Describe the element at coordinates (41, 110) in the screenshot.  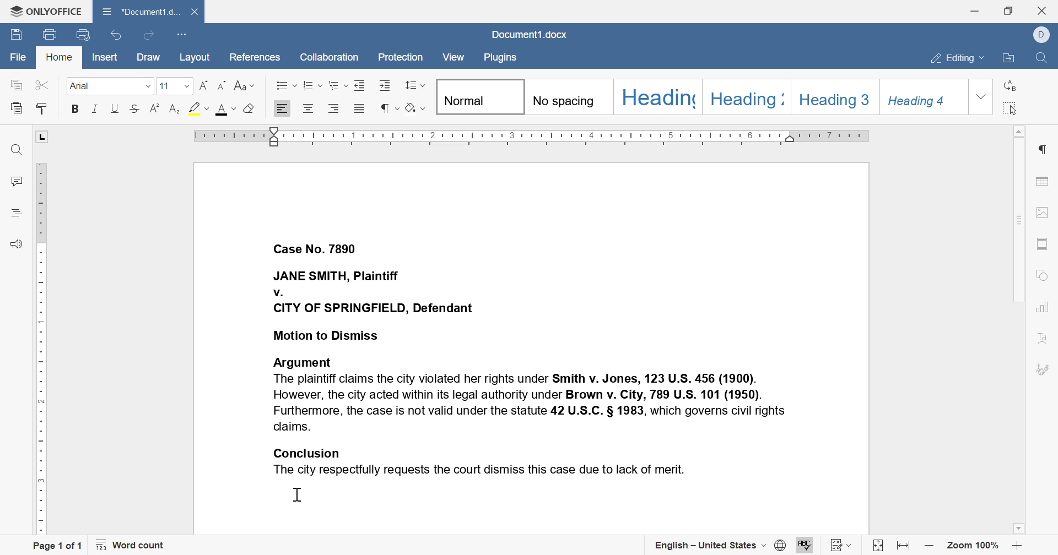
I see `paste` at that location.